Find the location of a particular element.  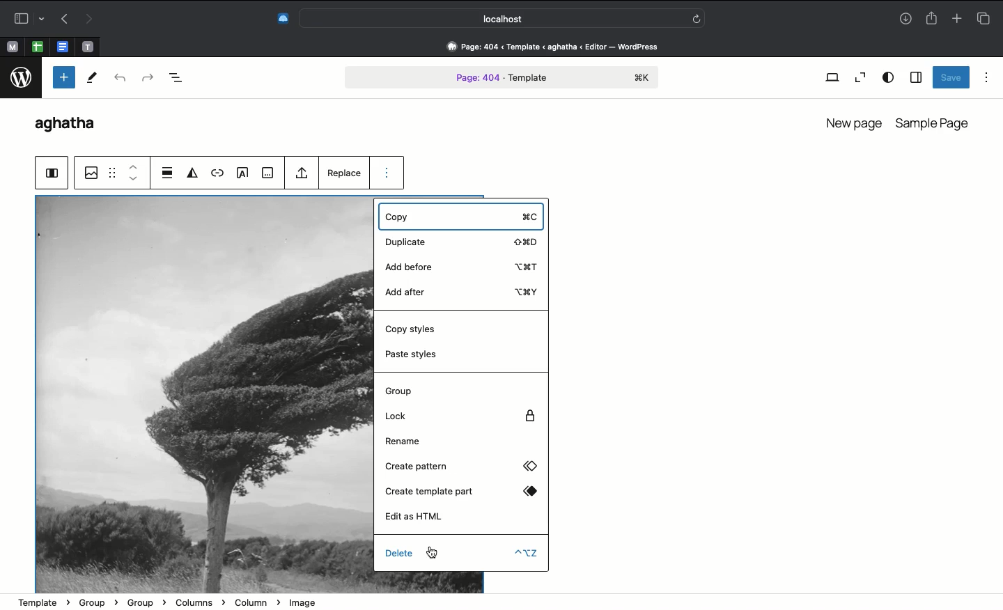

Add new tab is located at coordinates (956, 16).